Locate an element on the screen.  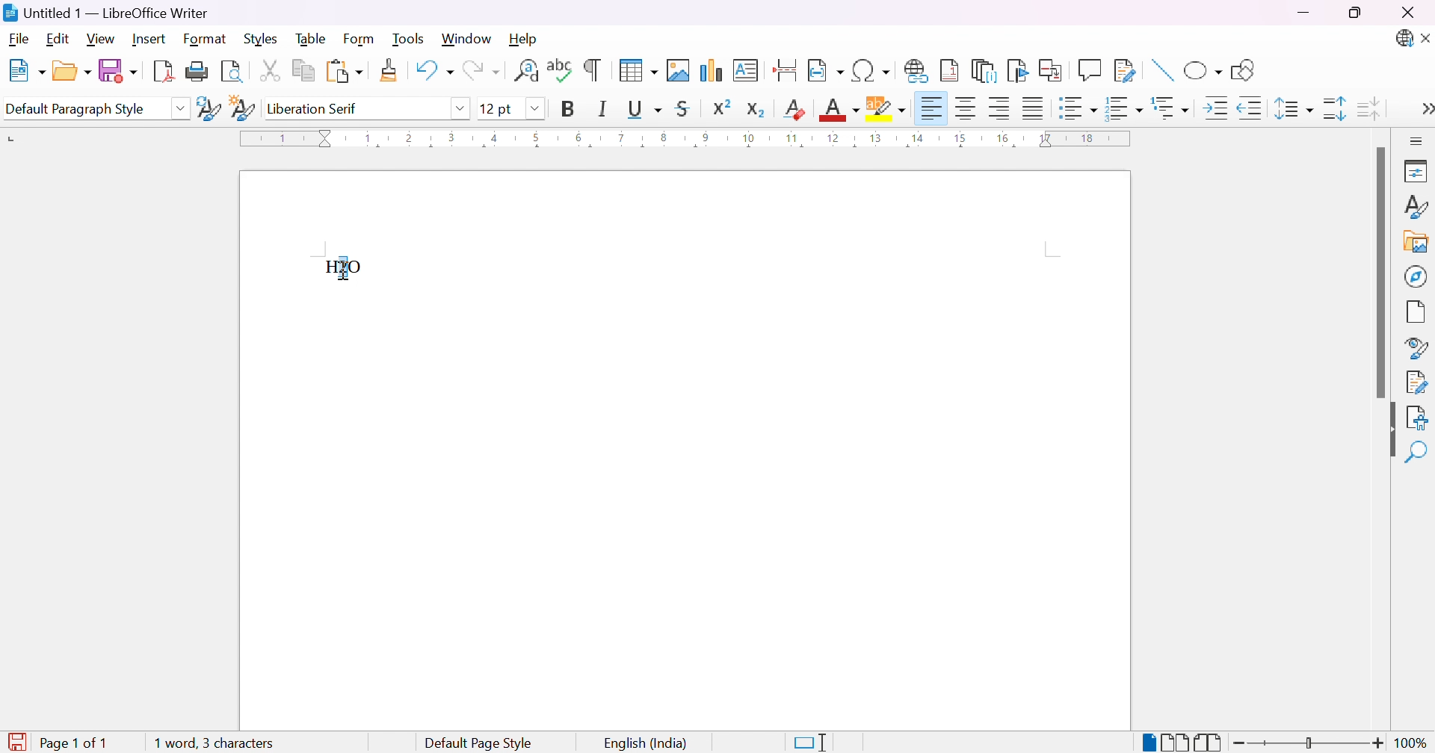
Insert image is located at coordinates (1417, 244).